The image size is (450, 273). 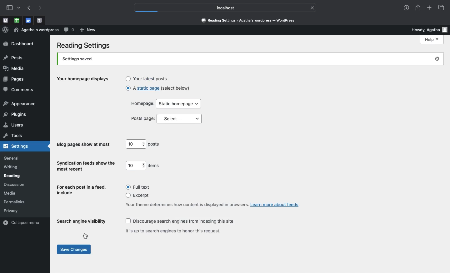 What do you see at coordinates (39, 20) in the screenshot?
I see `Pinned tabs` at bounding box center [39, 20].